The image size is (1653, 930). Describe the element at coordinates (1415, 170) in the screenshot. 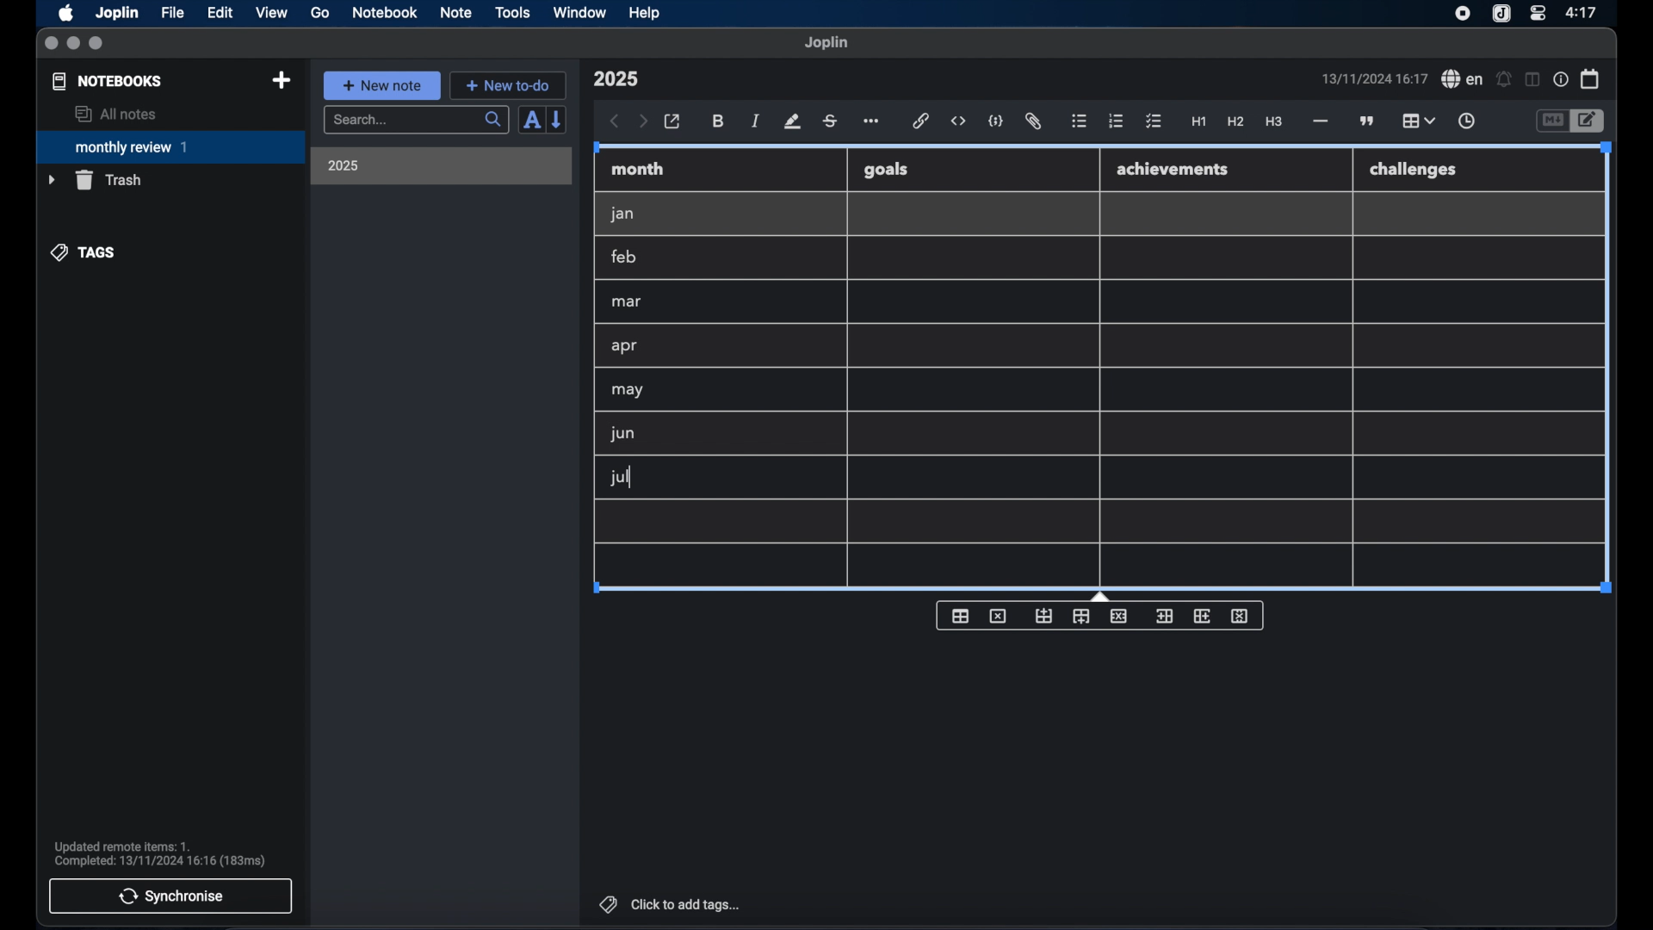

I see `challenges` at that location.